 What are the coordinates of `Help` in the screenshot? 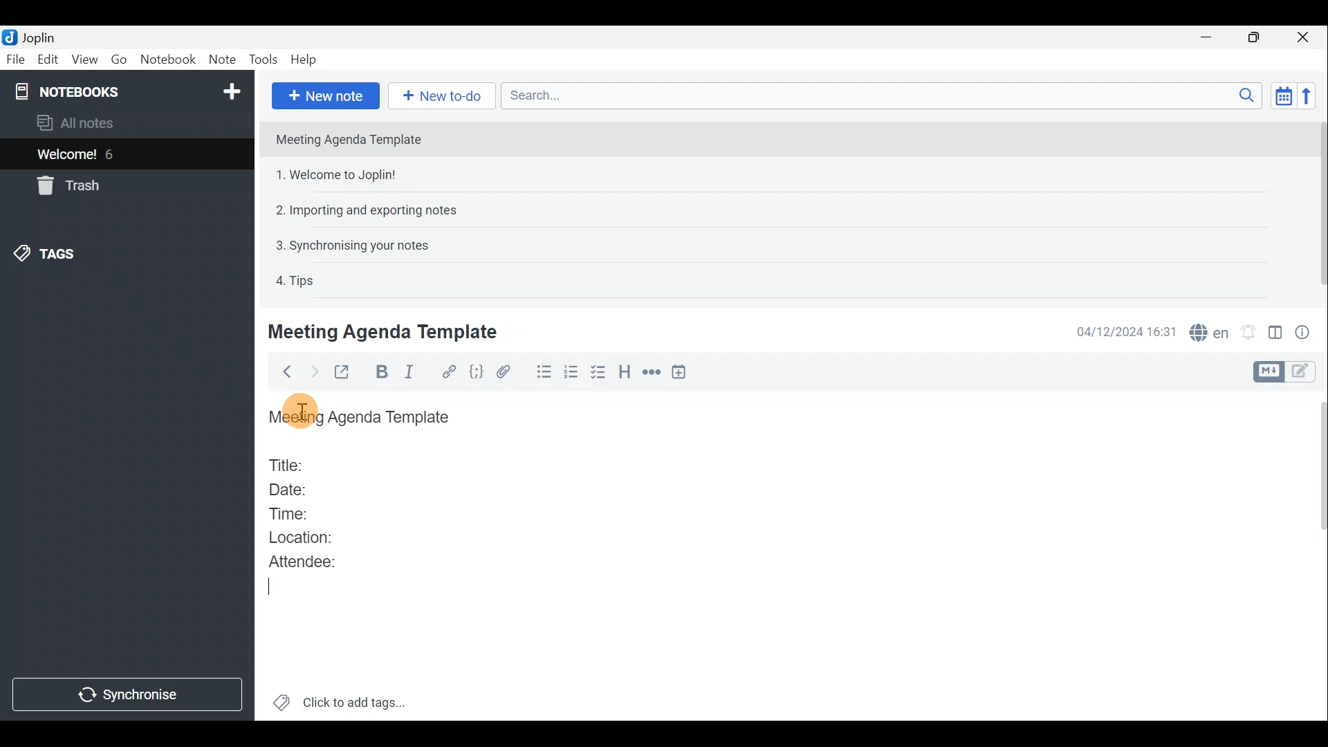 It's located at (306, 59).